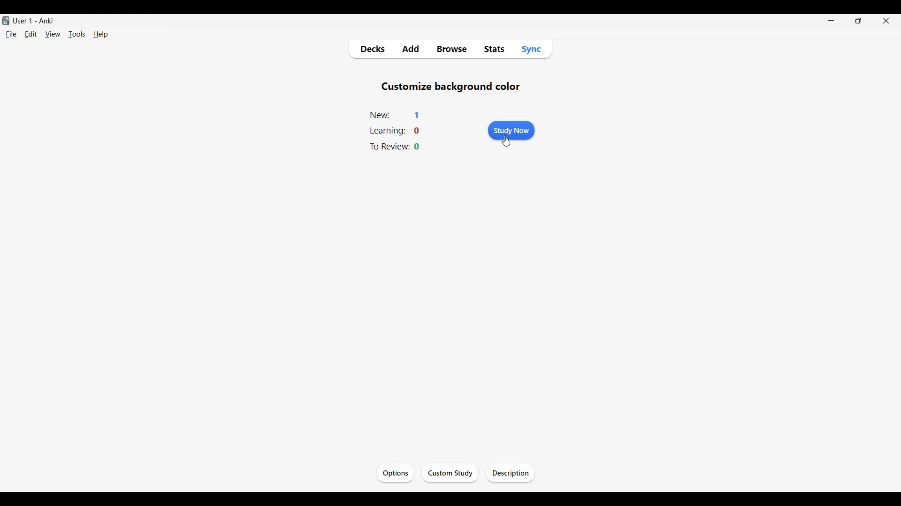 The height and width of the screenshot is (506, 901). I want to click on Indicates new cards, so click(381, 115).